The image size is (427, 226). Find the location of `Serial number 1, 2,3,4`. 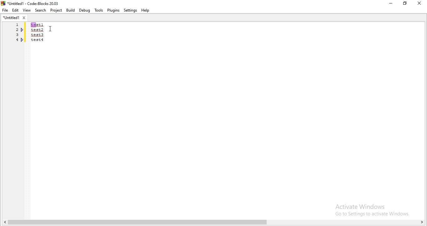

Serial number 1, 2,3,4 is located at coordinates (16, 33).